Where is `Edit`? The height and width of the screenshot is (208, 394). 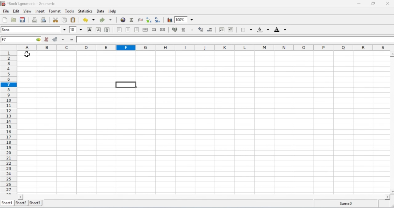
Edit is located at coordinates (16, 11).